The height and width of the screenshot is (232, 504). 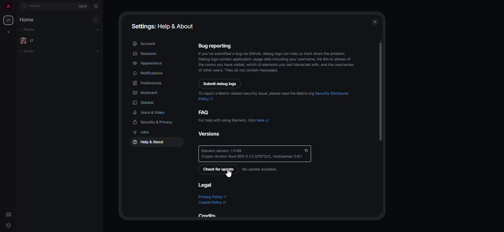 I want to click on people, so click(x=30, y=40).